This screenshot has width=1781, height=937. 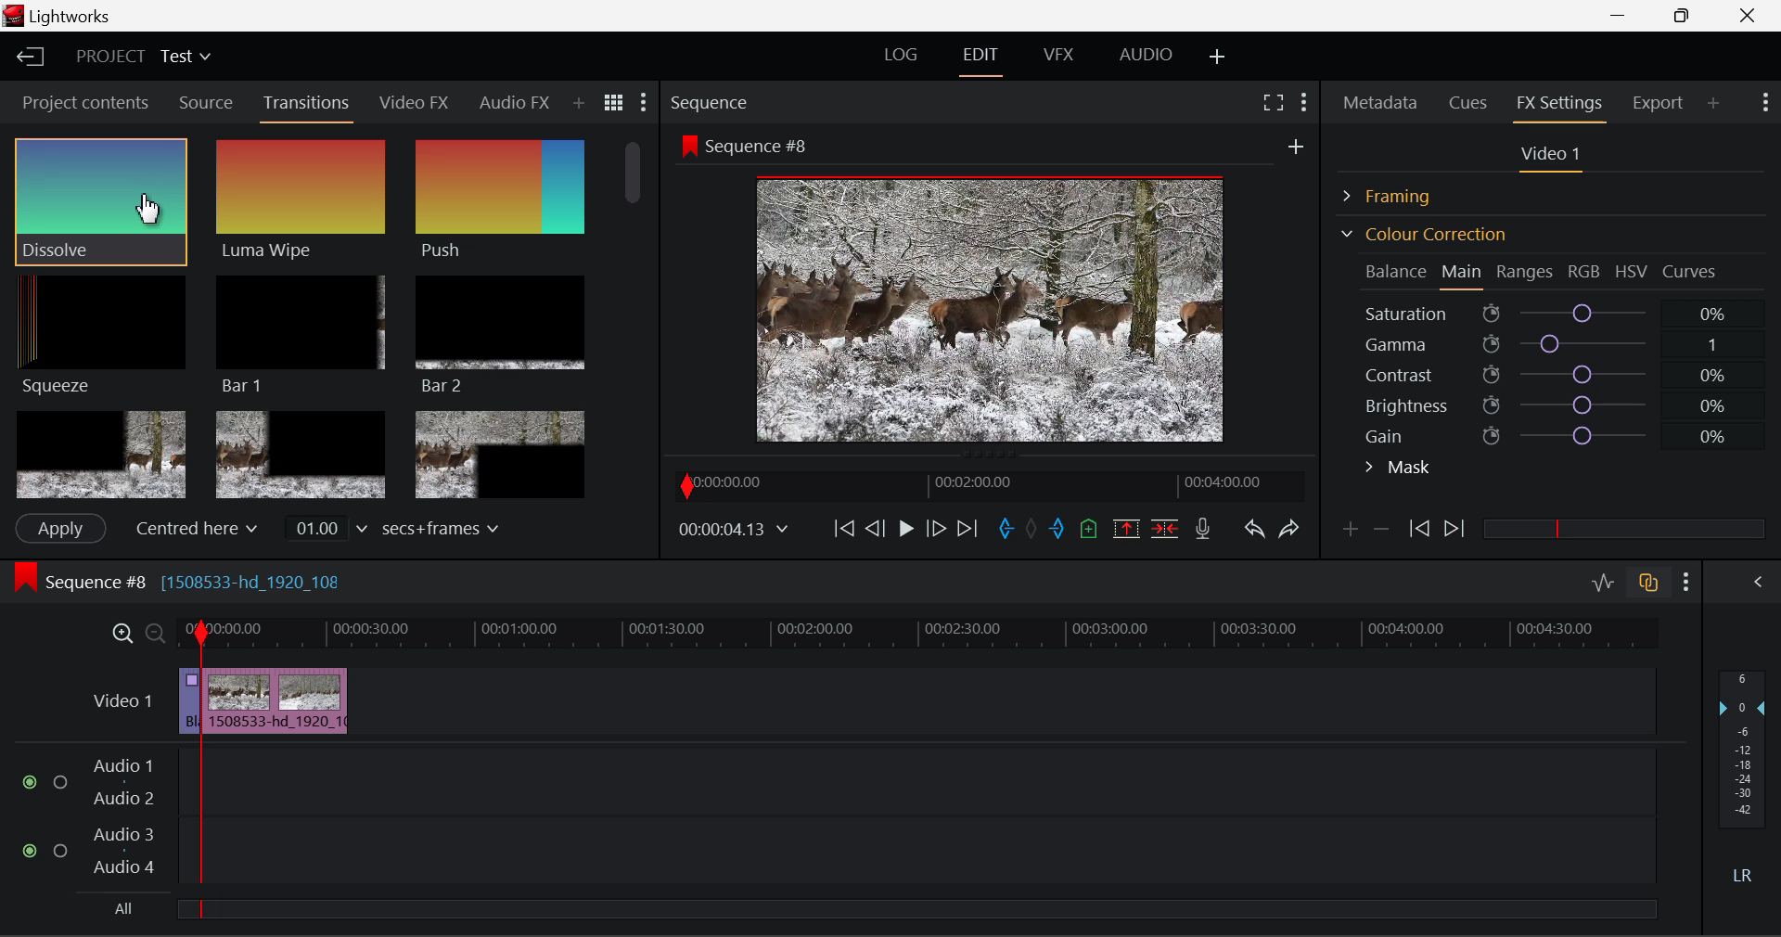 I want to click on Toggle audio track sync, so click(x=1649, y=581).